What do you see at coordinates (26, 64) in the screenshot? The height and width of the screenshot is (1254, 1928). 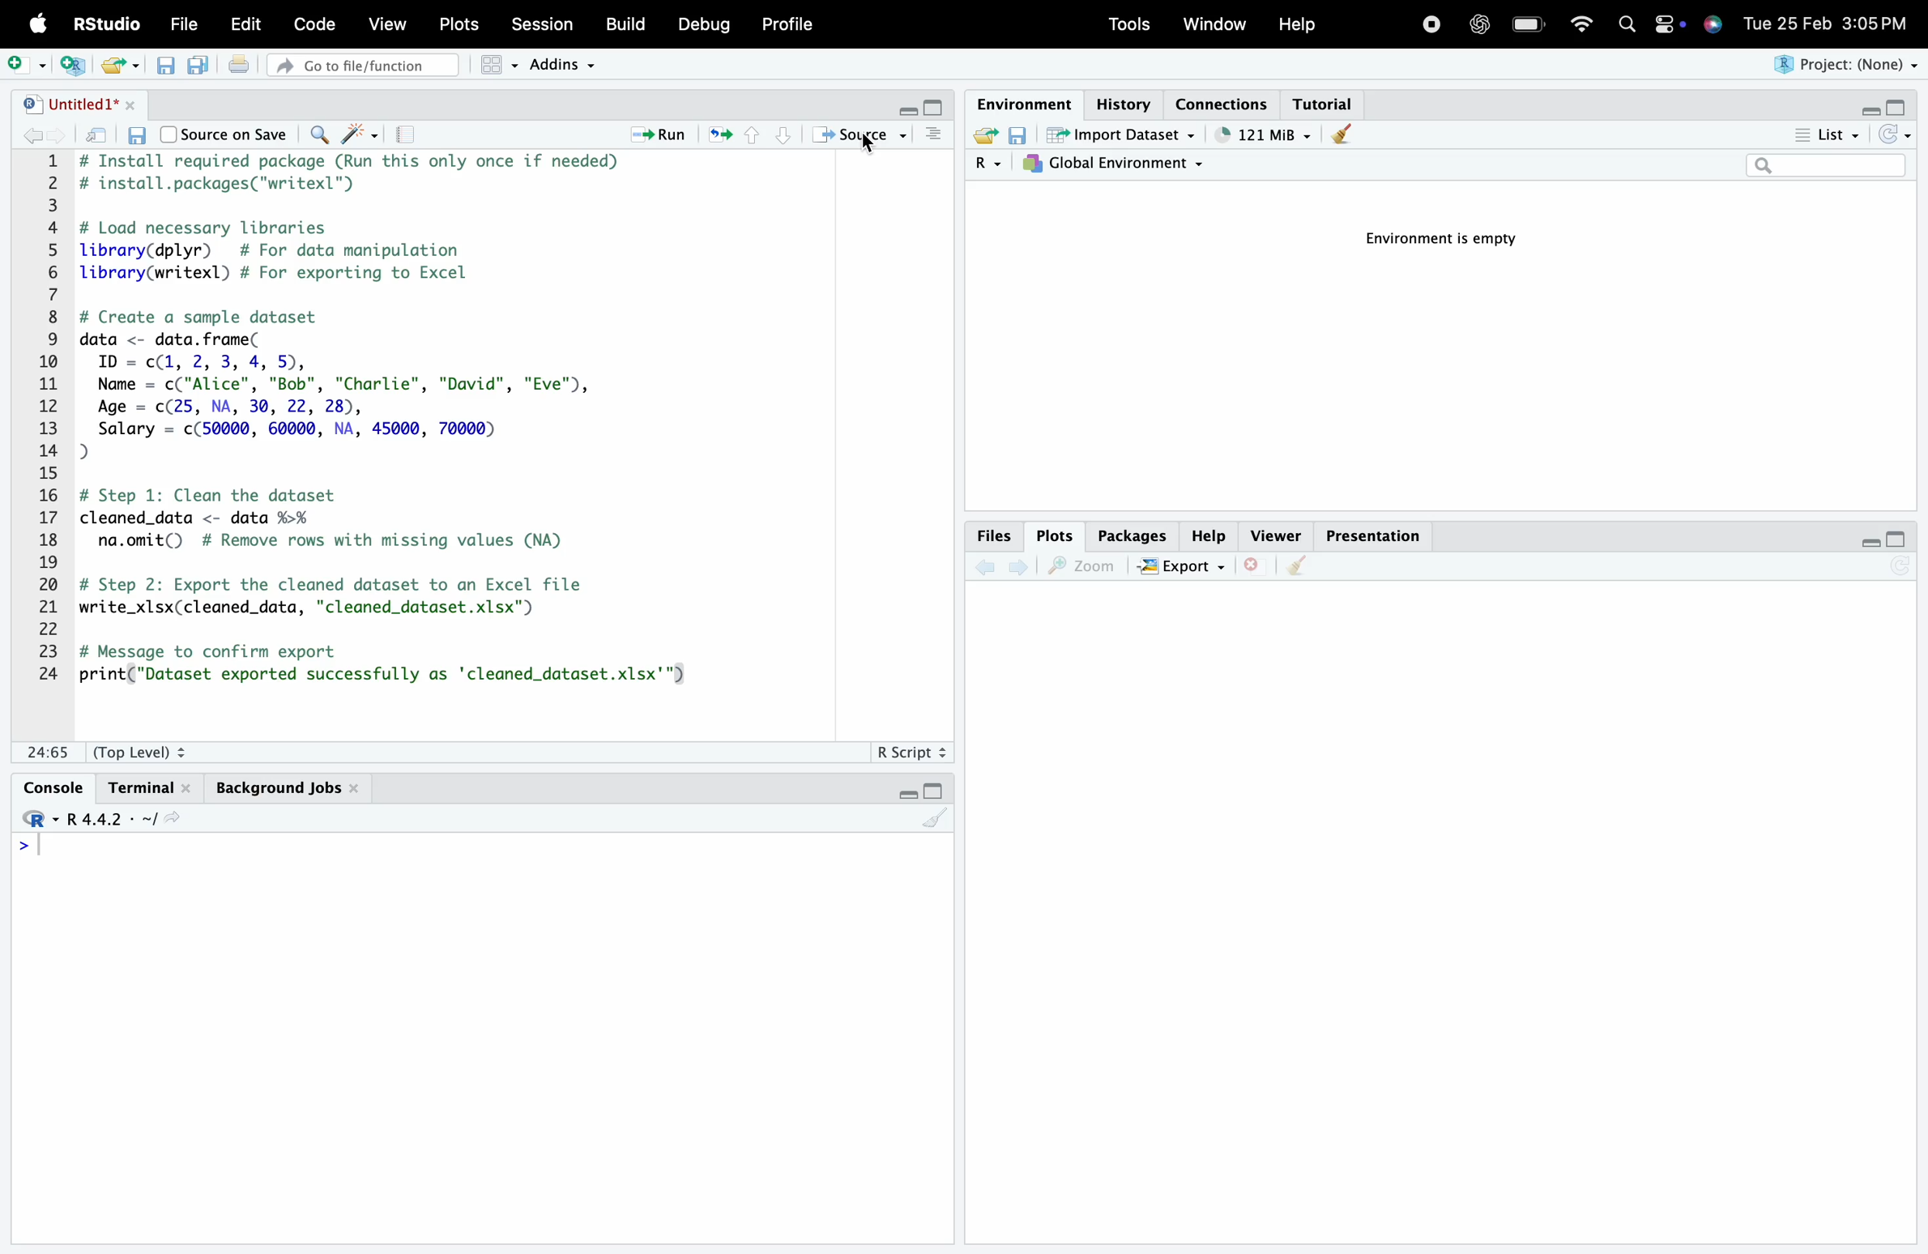 I see `New File` at bounding box center [26, 64].